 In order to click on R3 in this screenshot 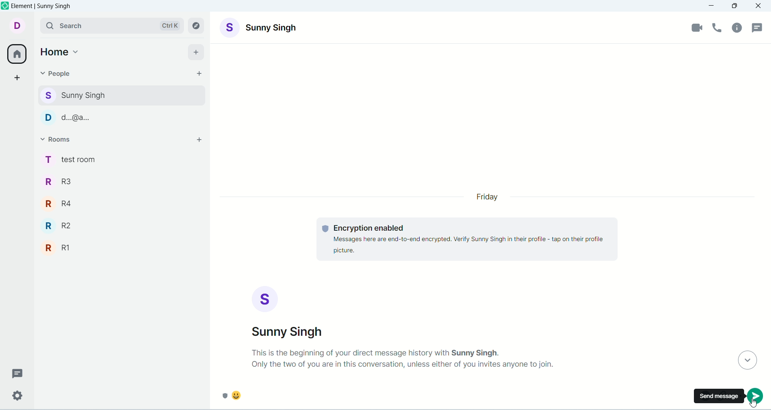, I will do `click(120, 181)`.